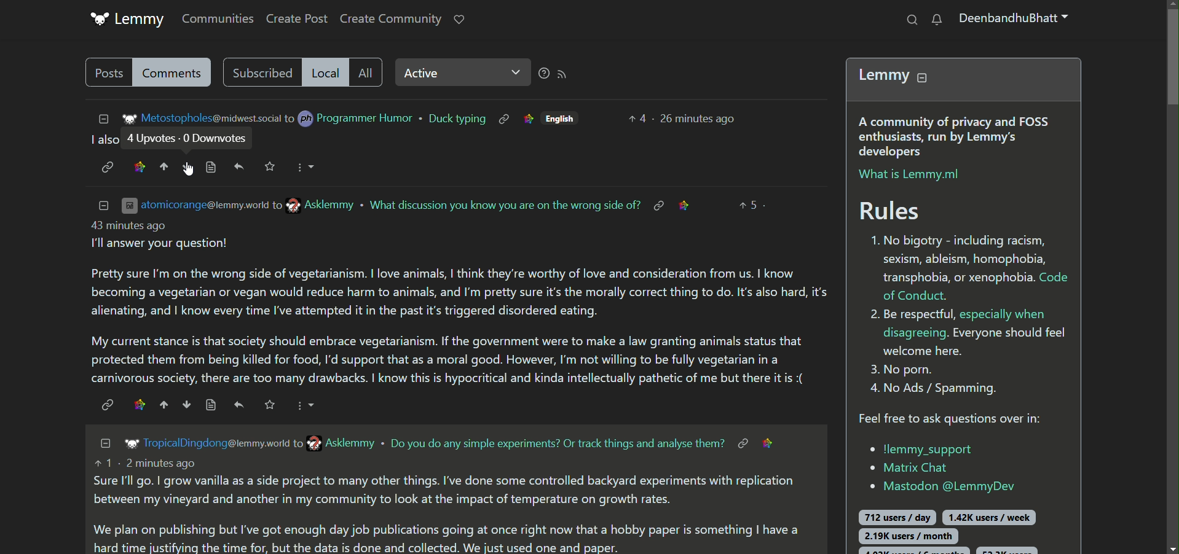 The width and height of the screenshot is (1179, 554). What do you see at coordinates (210, 405) in the screenshot?
I see `page` at bounding box center [210, 405].